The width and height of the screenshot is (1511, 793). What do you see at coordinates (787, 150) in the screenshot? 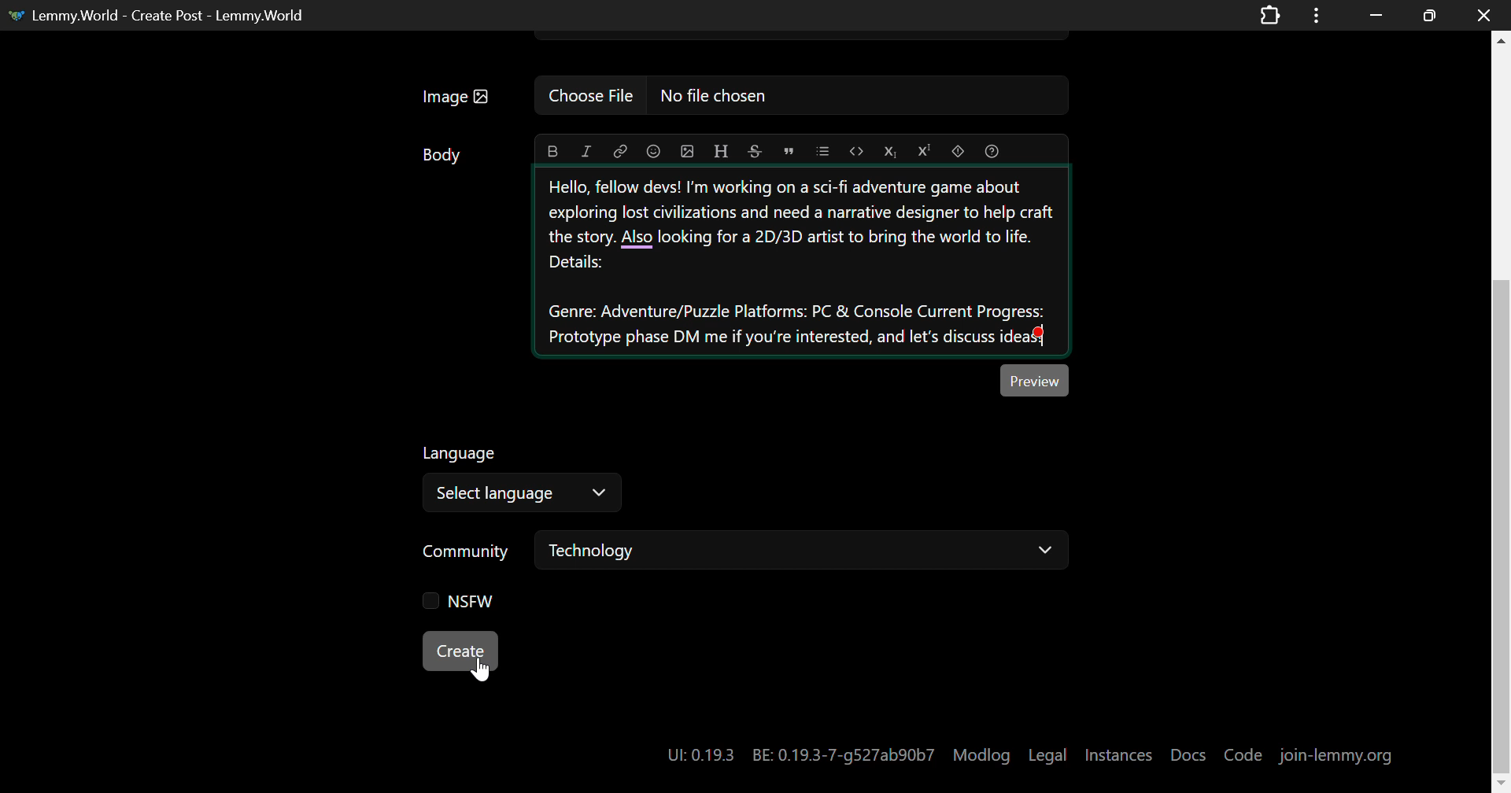
I see `quote` at bounding box center [787, 150].